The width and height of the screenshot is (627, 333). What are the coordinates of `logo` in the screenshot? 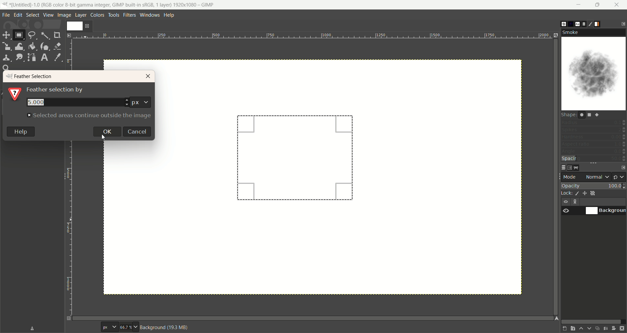 It's located at (5, 5).